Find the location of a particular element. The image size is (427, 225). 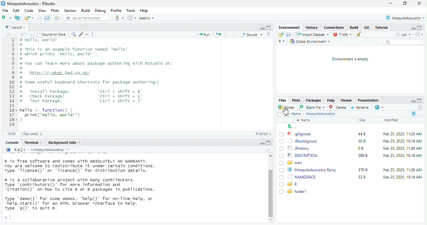

maka Bel
 #

 # This is an example function named ‘hello’

 # which prints ‘Hello, world!".

5 #

5 # You can learn more about package authoring with Rstudio at:
a

3 #  http://r-pkgs.had.co.nz/

) #

) # some useful keyboard shortcuts for package authoring:|

Lo.

 # Install package: ‘ctrl + shift + 8’

3 # Check package: ‘ctrl + shift + €'

 # Test package: ‘ctrl + shift + T°

]

5+ hello <- function() {

~~ print("Hello, world!™)

3+} is located at coordinates (106, 81).